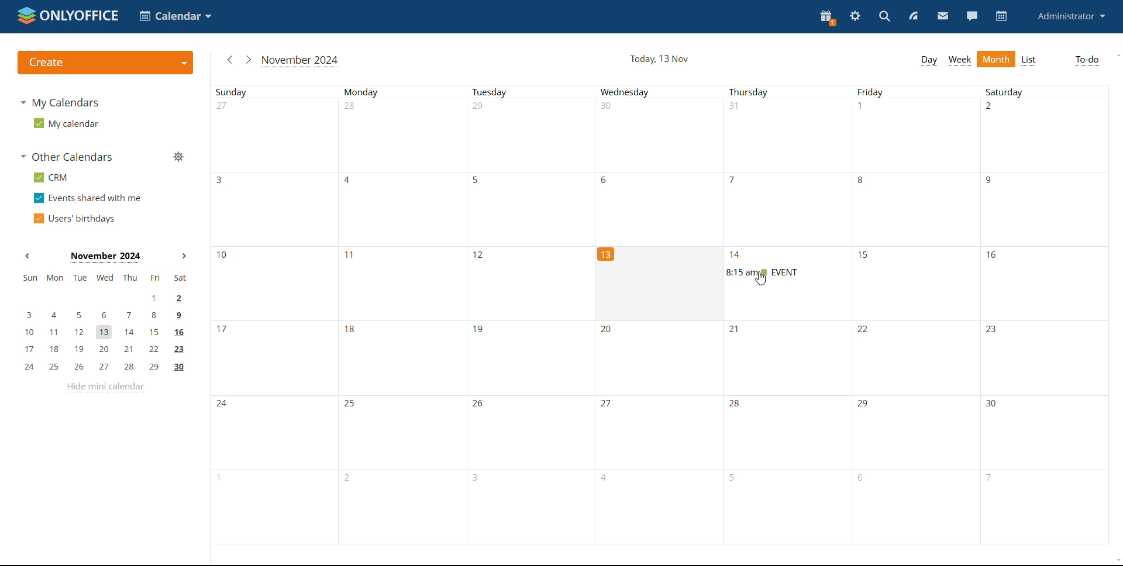  Describe the element at coordinates (667, 359) in the screenshot. I see `unallocated time slots for 17-23 november` at that location.